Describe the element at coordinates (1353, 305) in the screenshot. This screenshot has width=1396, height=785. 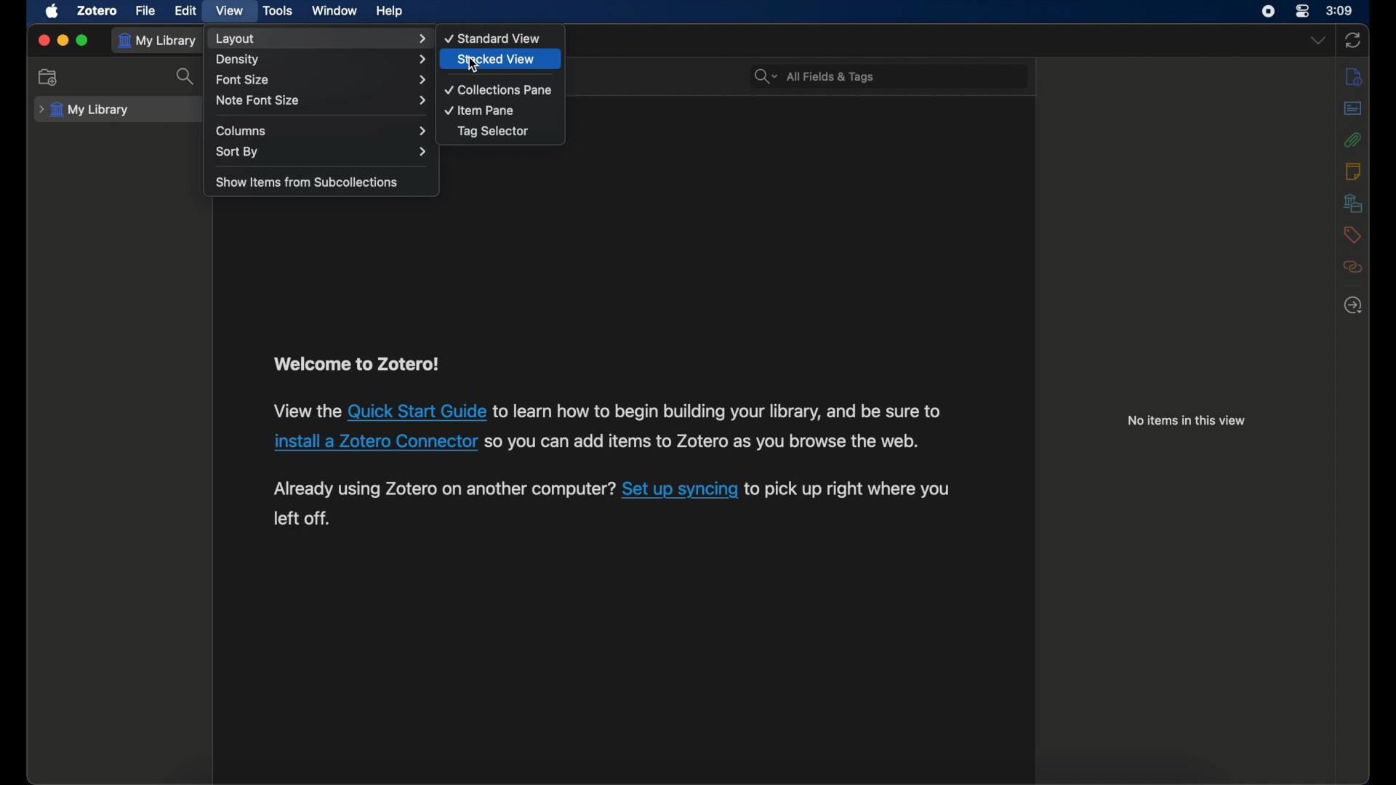
I see `locate` at that location.